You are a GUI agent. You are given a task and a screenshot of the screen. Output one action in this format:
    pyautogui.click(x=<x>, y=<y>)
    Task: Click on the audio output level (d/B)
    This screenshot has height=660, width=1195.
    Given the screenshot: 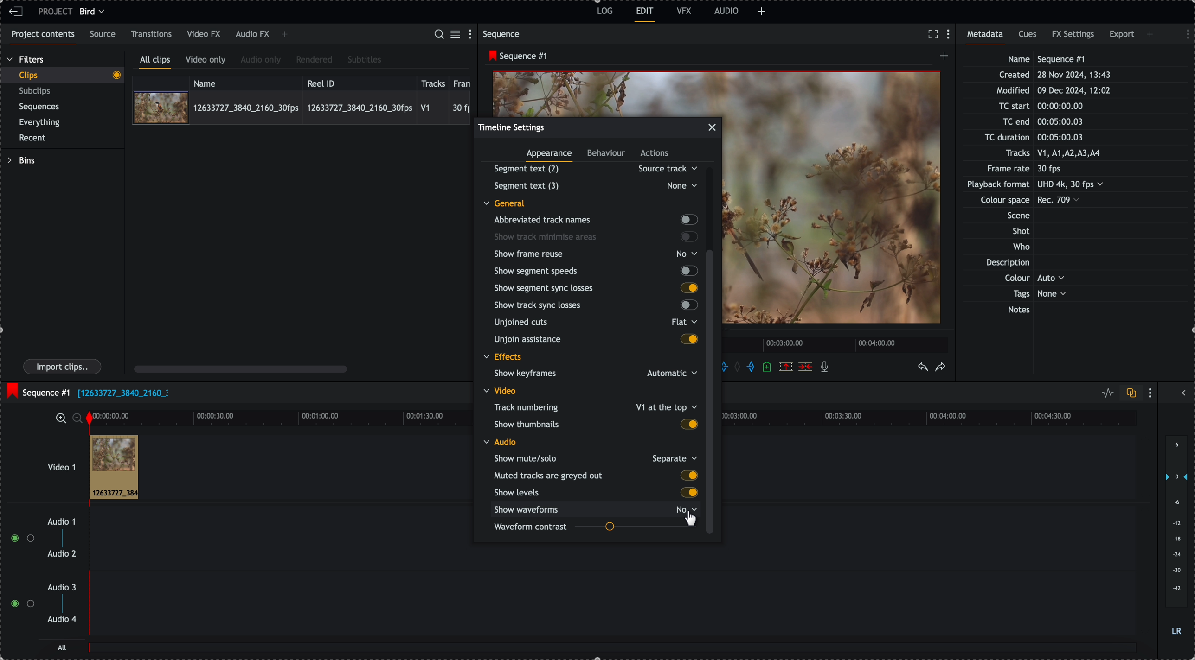 What is the action you would take?
    pyautogui.click(x=1176, y=536)
    